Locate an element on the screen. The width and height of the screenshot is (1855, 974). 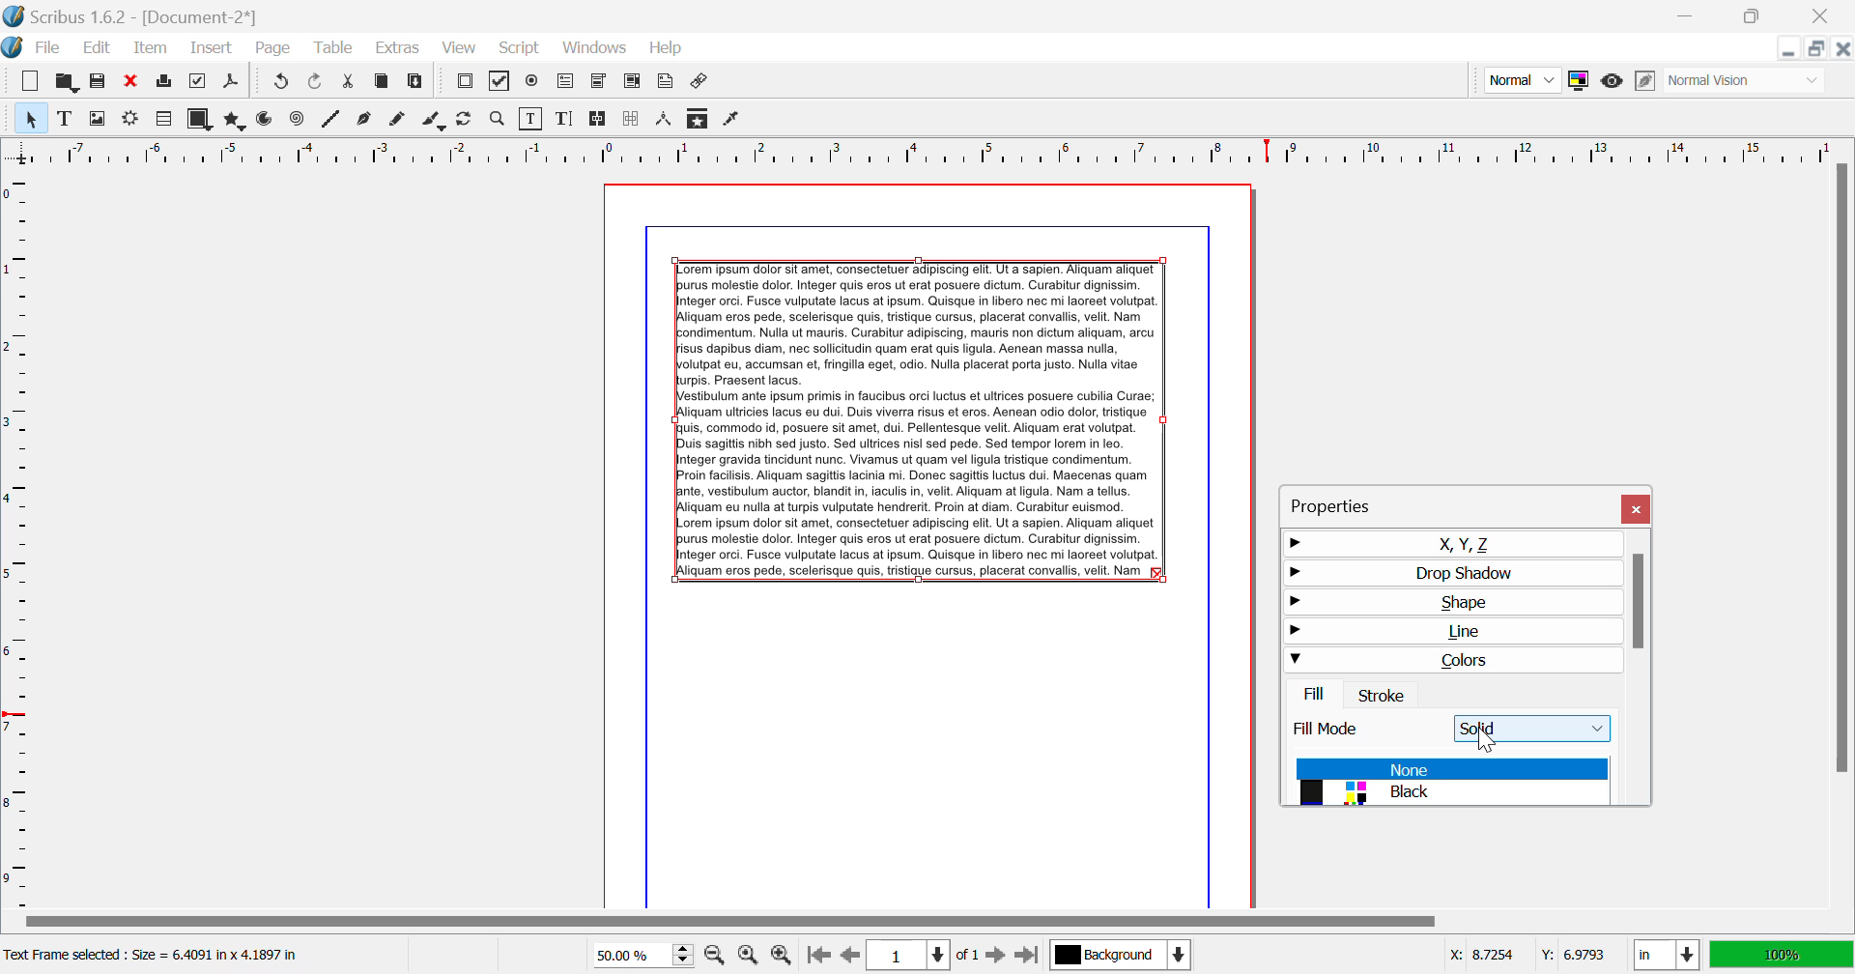
Undo is located at coordinates (318, 83).